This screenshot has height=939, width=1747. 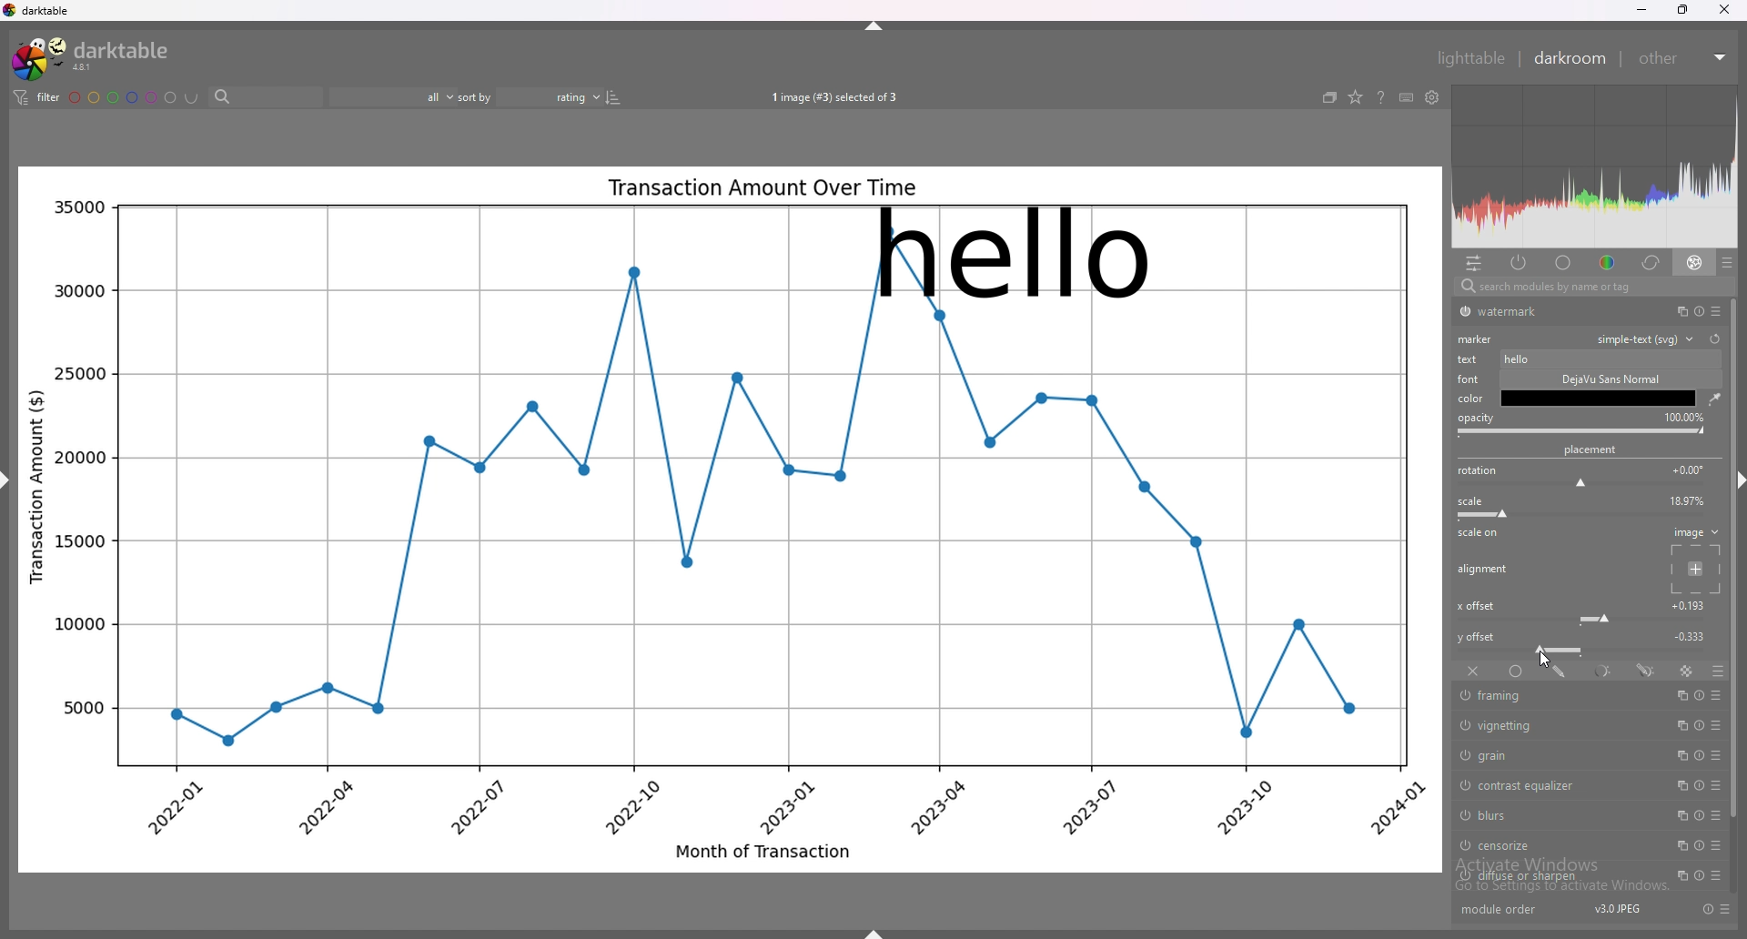 I want to click on presets, so click(x=1716, y=310).